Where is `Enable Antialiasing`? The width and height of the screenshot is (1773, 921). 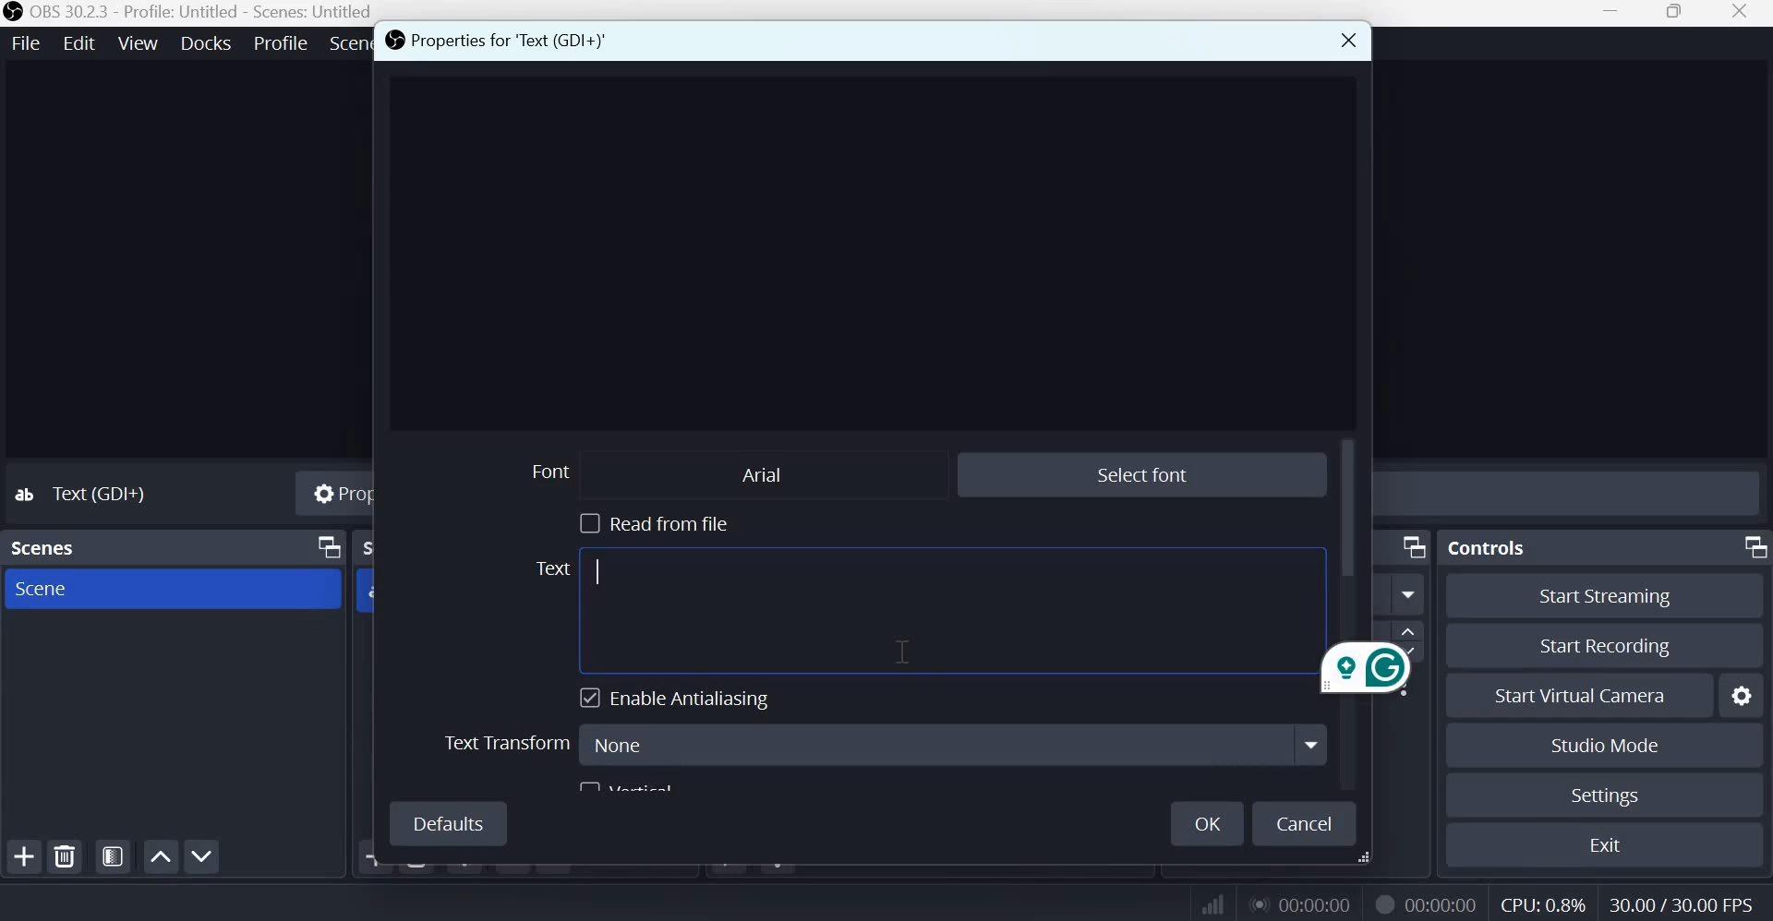 Enable Antialiasing is located at coordinates (681, 698).